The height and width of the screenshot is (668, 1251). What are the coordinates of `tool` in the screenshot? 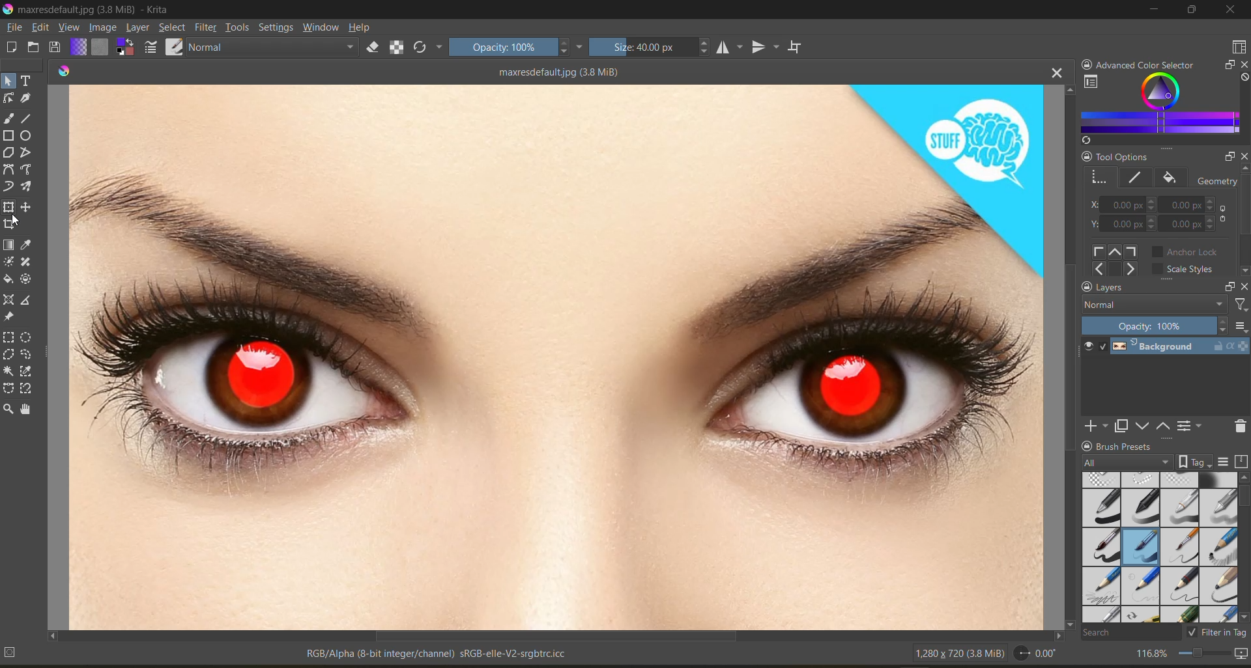 It's located at (8, 370).